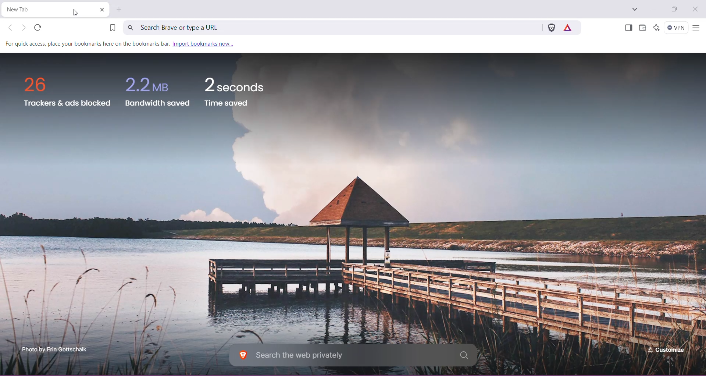 The width and height of the screenshot is (706, 376). Describe the element at coordinates (75, 11) in the screenshot. I see `Cursor` at that location.